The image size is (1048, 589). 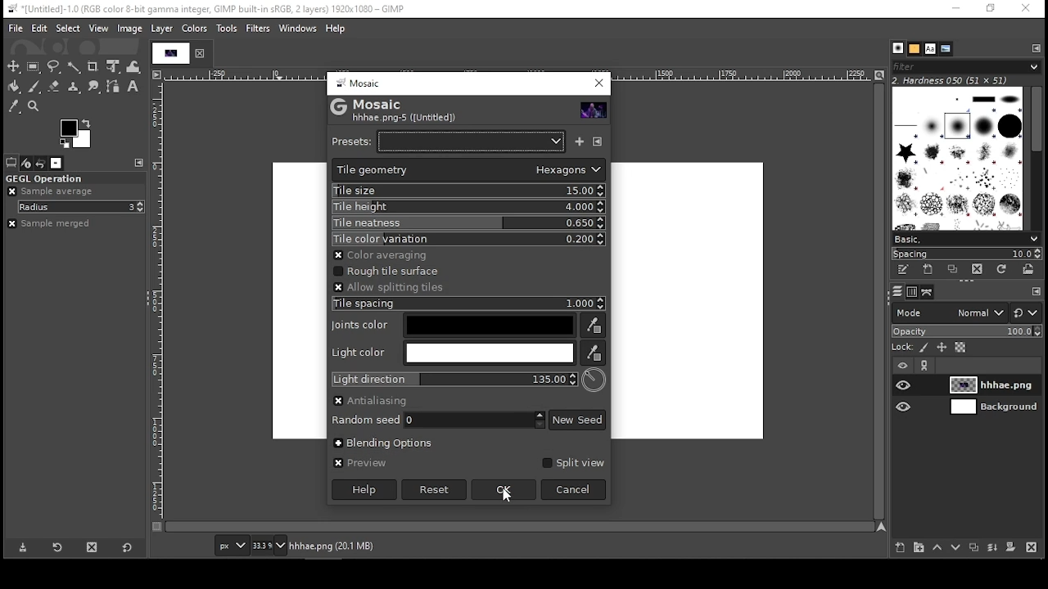 I want to click on spacing, so click(x=965, y=254).